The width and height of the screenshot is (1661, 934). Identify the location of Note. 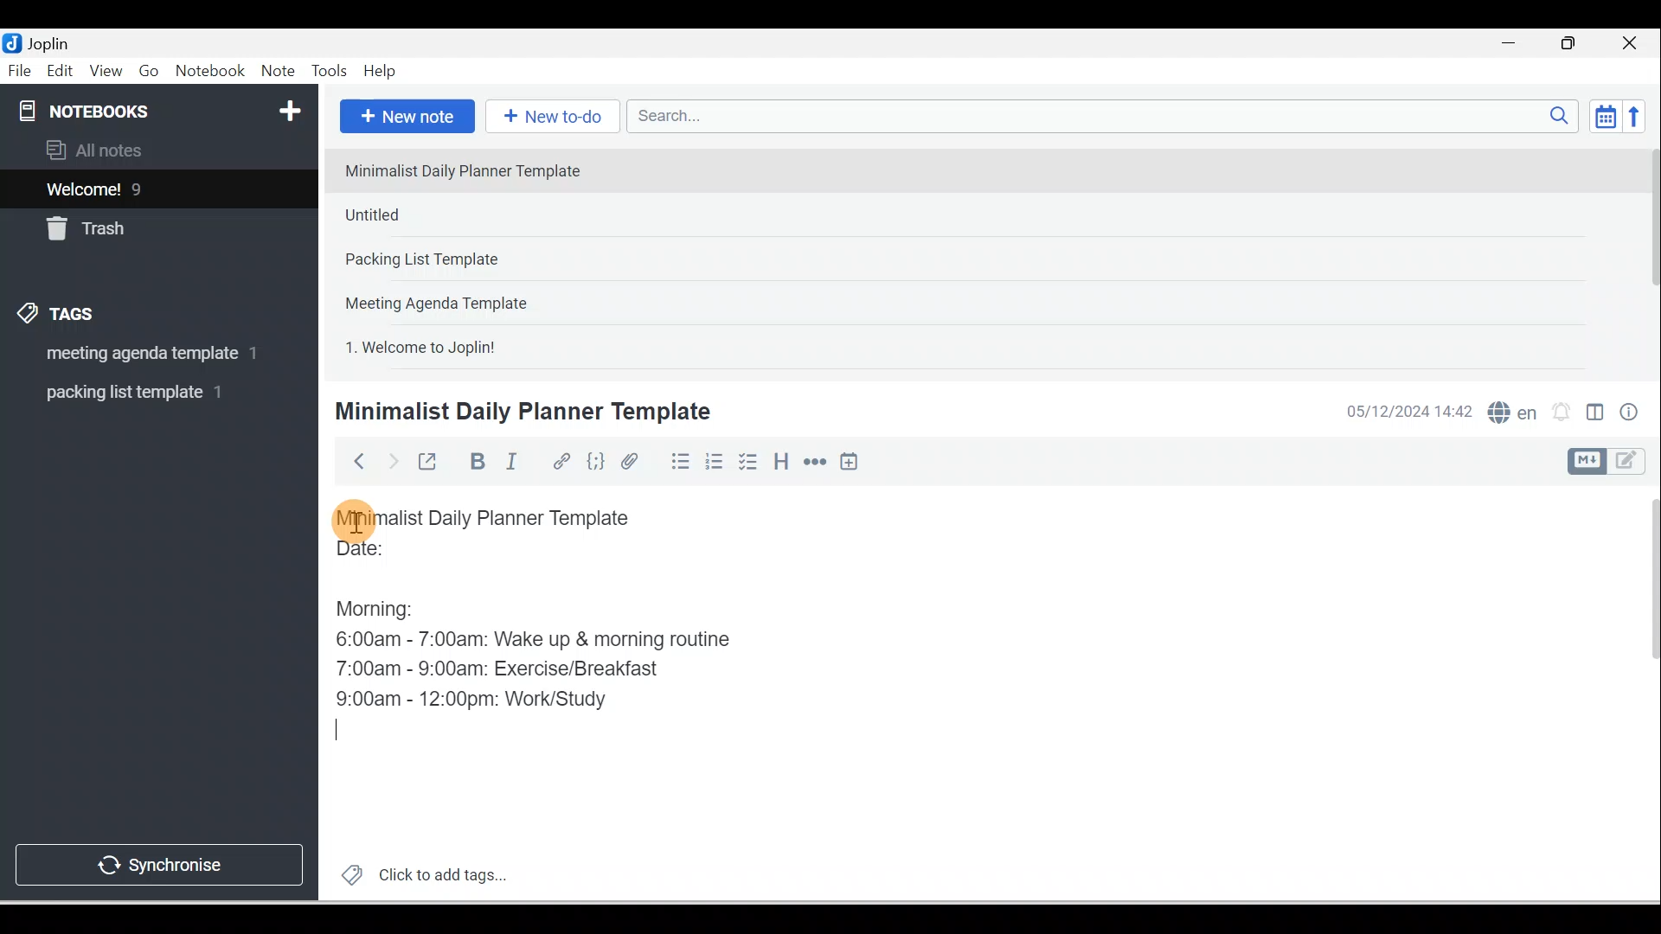
(276, 72).